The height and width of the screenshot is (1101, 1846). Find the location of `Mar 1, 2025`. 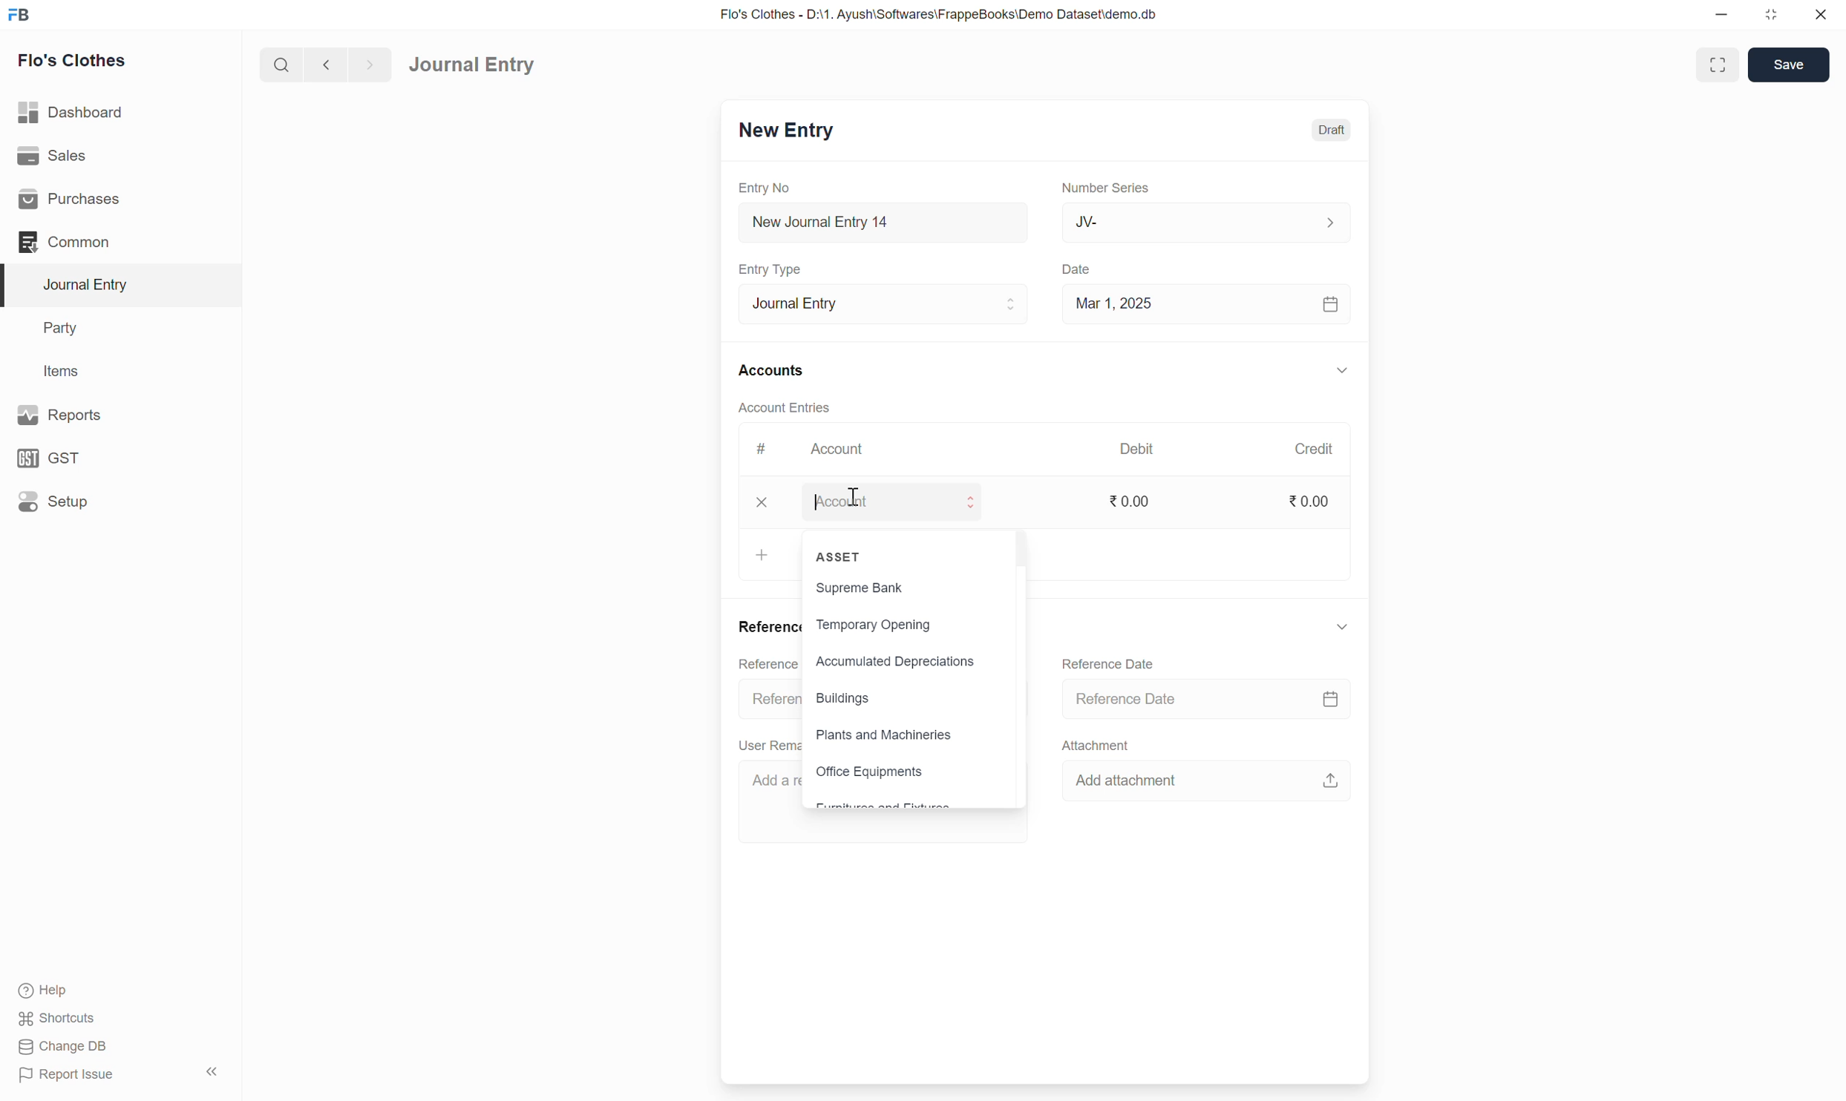

Mar 1, 2025 is located at coordinates (1114, 303).